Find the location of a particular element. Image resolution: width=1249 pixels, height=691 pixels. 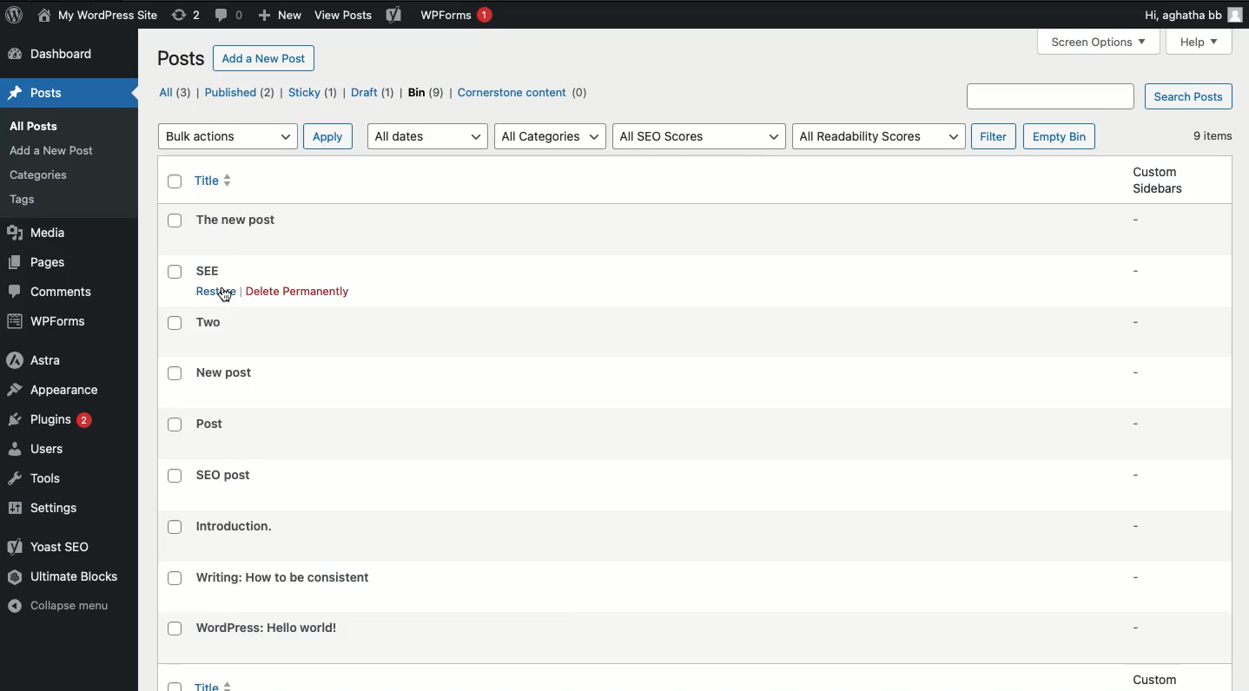

Checkbox is located at coordinates (175, 476).